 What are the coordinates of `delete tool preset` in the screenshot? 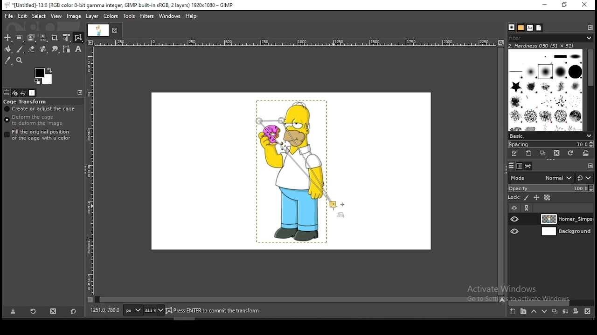 It's located at (54, 312).